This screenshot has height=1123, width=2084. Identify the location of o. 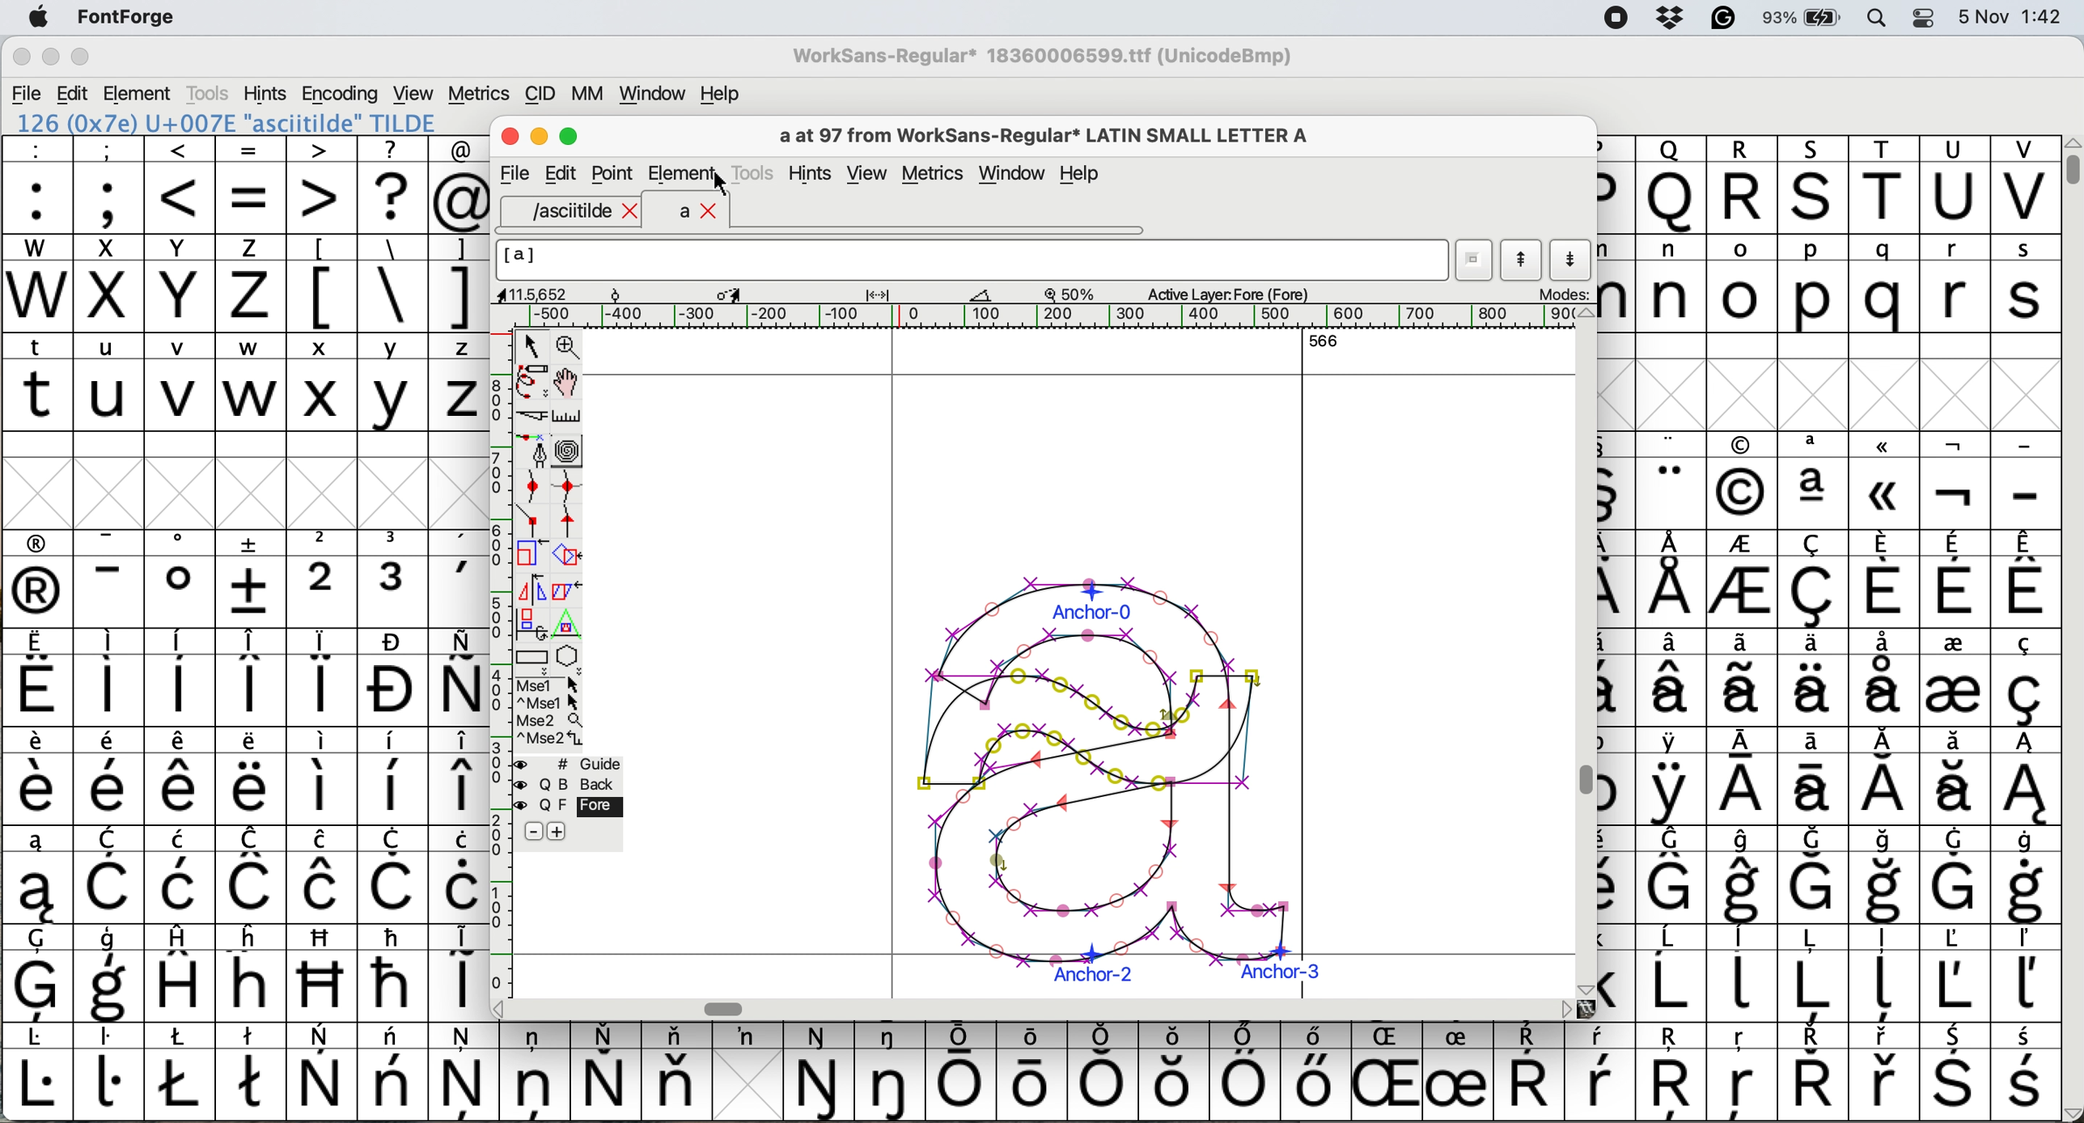
(1743, 286).